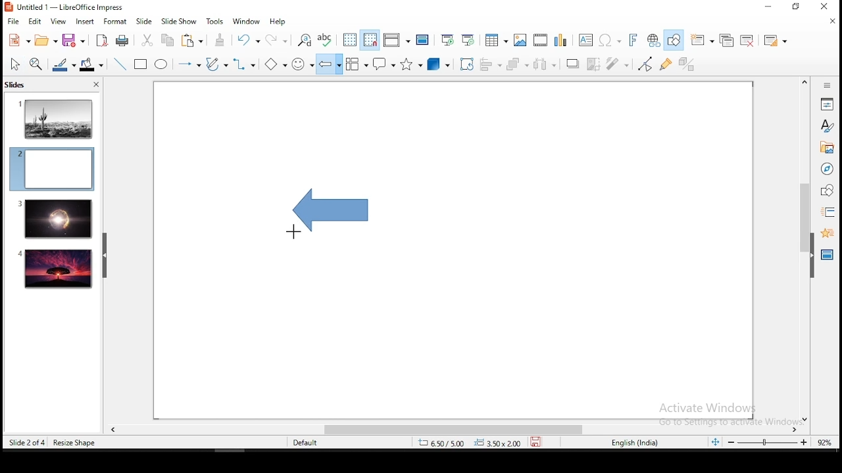  Describe the element at coordinates (245, 22) in the screenshot. I see `window` at that location.